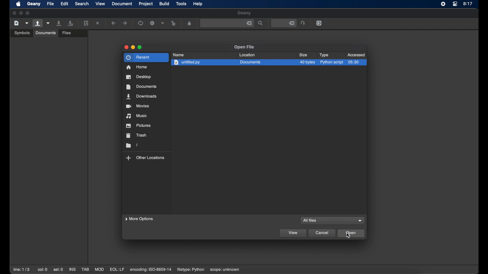 Image resolution: width=488 pixels, height=274 pixels. I want to click on open an existing file, so click(38, 23).